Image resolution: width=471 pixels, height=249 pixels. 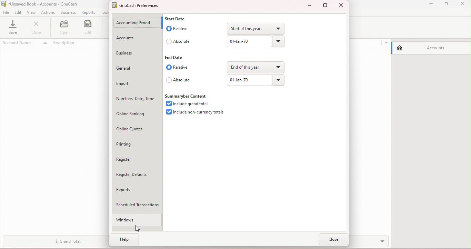 I want to click on End date, so click(x=175, y=57).